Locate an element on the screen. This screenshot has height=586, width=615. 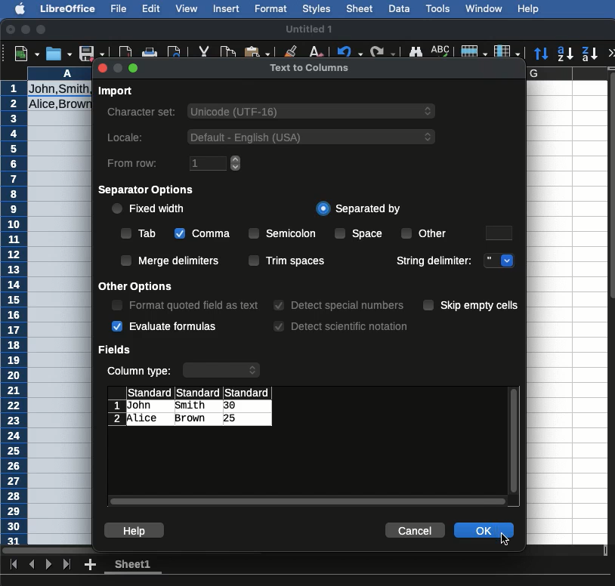
New is located at coordinates (26, 52).